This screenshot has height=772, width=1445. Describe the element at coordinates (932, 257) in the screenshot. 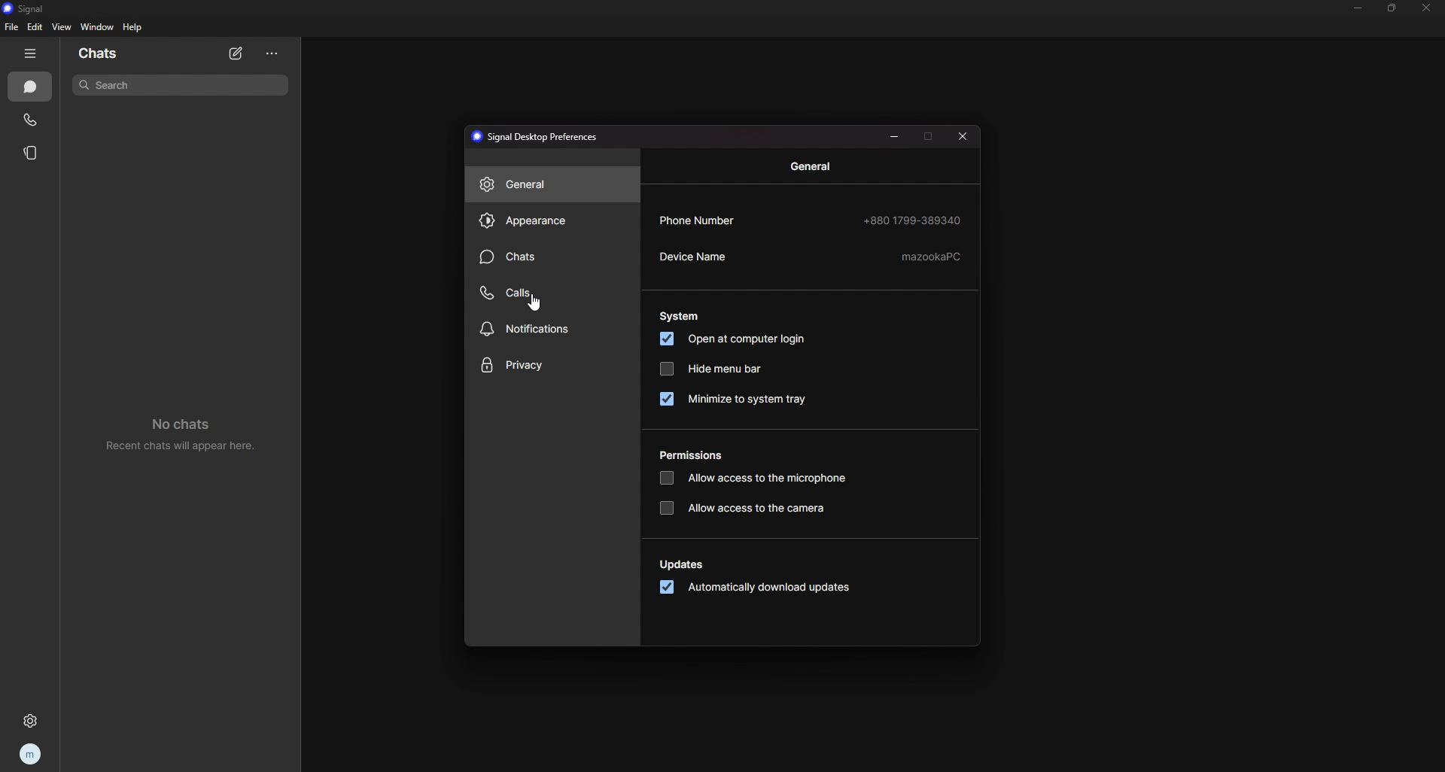

I see `mazookaPC` at that location.